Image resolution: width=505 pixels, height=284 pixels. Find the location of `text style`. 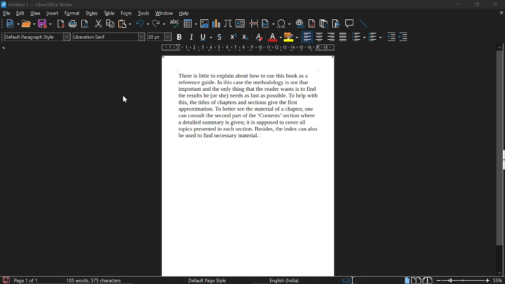

text style is located at coordinates (109, 37).